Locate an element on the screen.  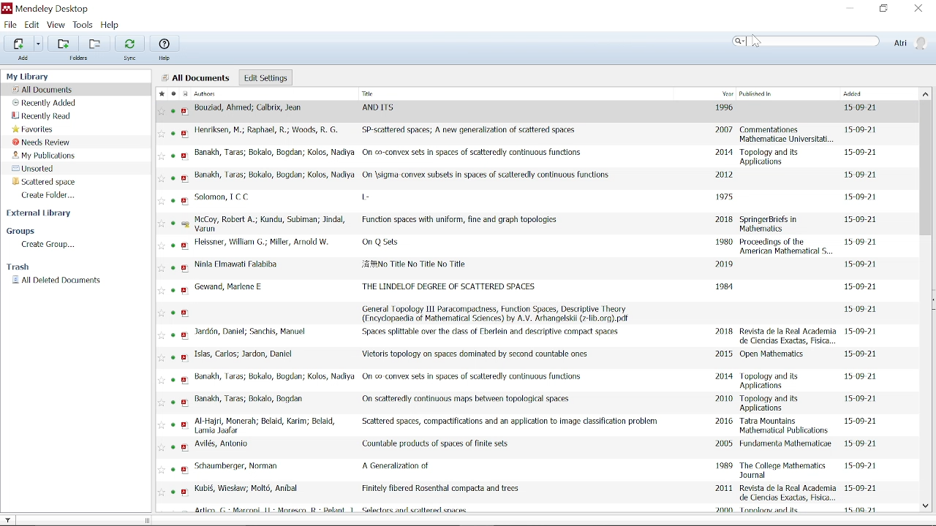
Add to favorite is located at coordinates (161, 112).